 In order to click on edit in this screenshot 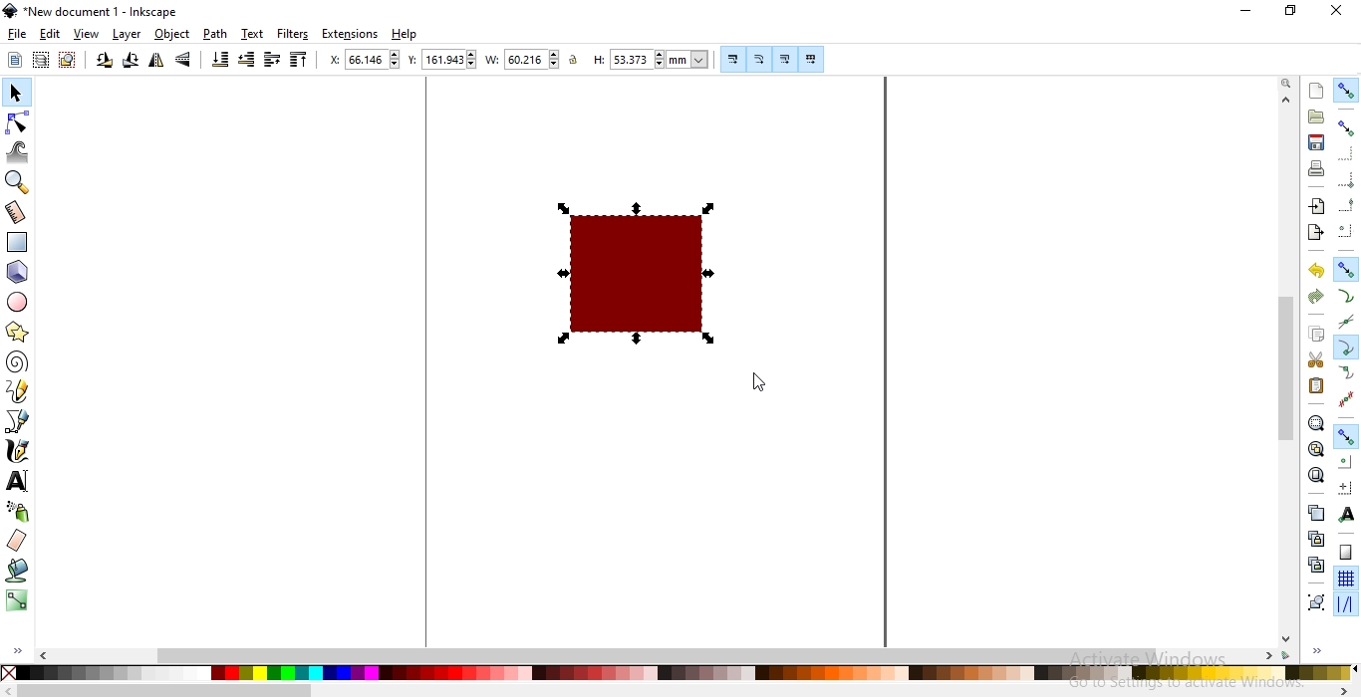, I will do `click(50, 33)`.